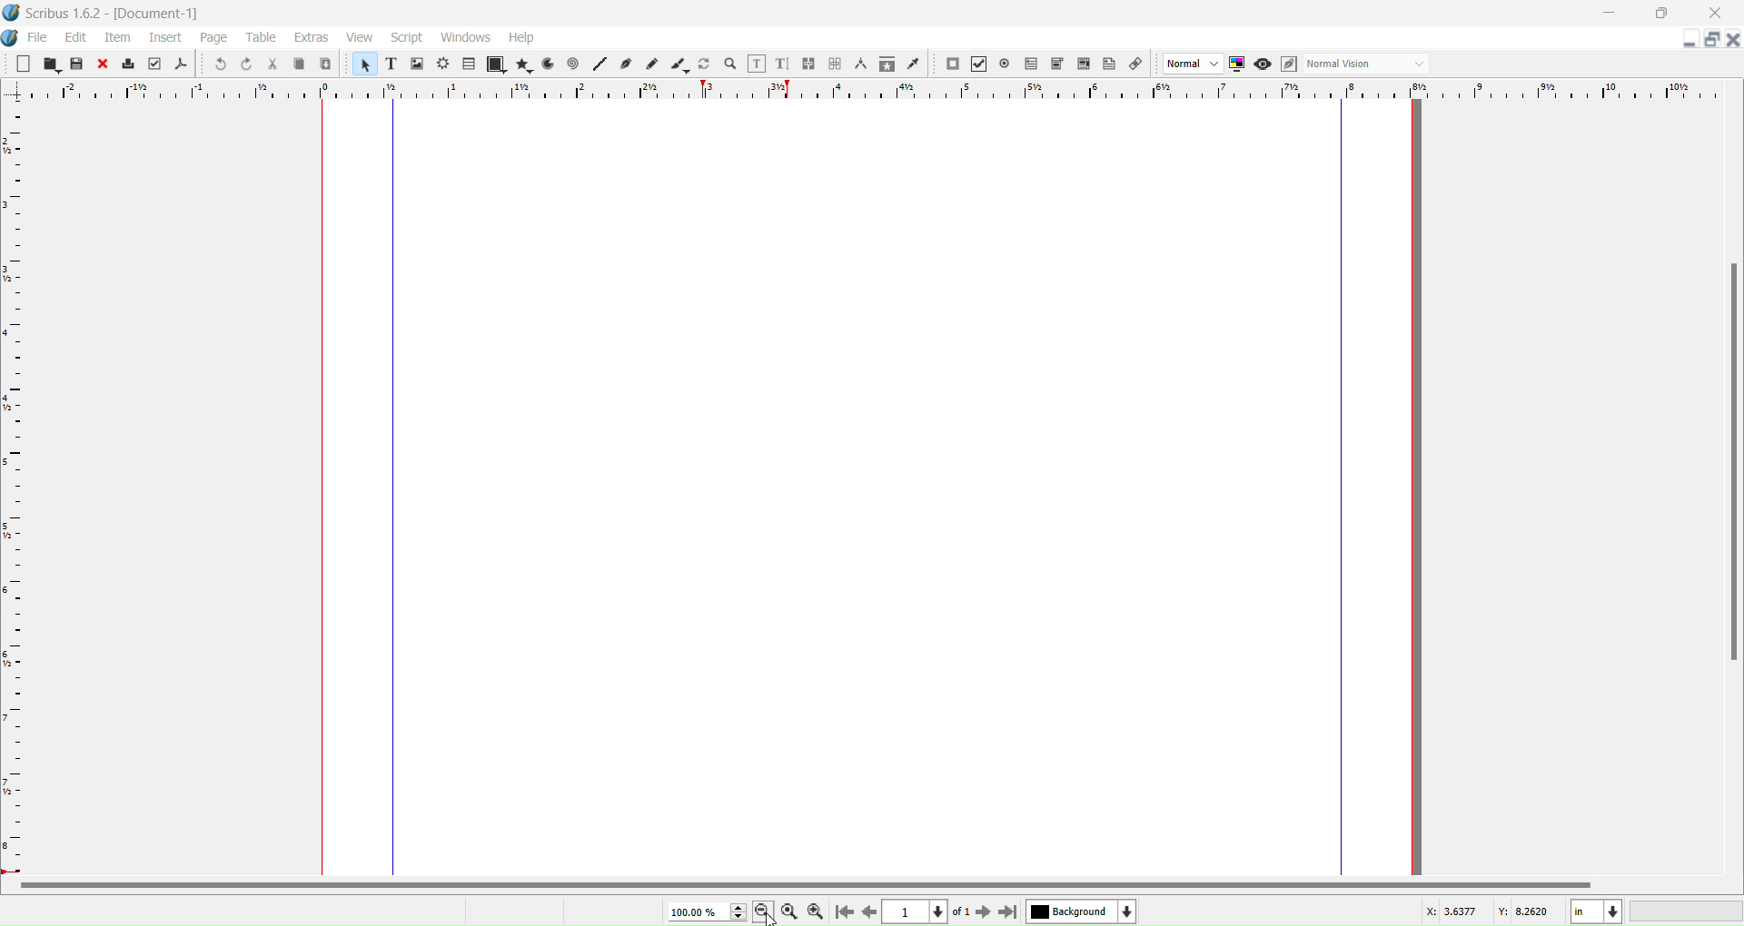  What do you see at coordinates (495, 65) in the screenshot?
I see `Shape` at bounding box center [495, 65].